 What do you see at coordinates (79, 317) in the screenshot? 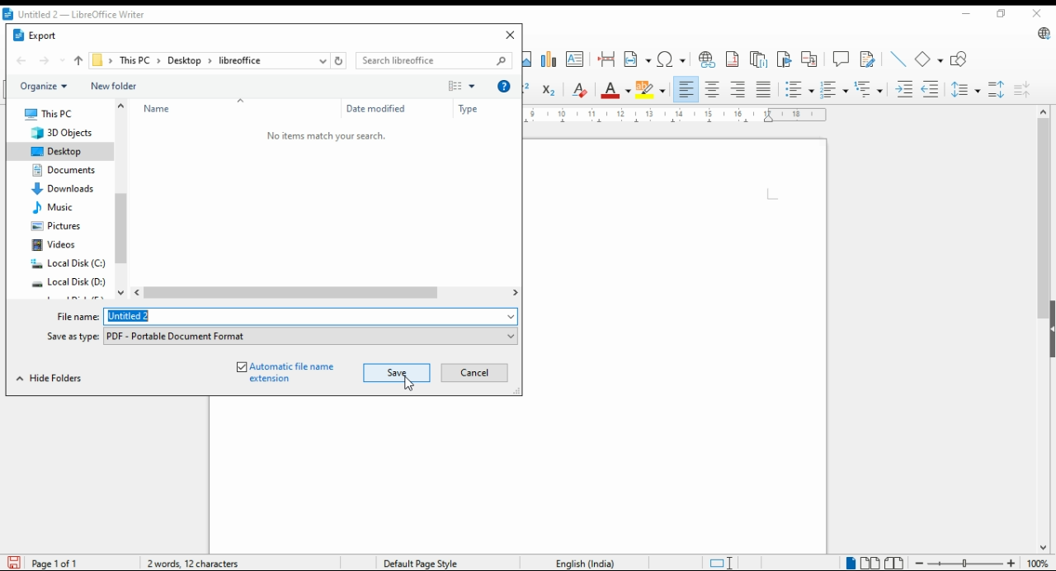
I see `file name` at bounding box center [79, 317].